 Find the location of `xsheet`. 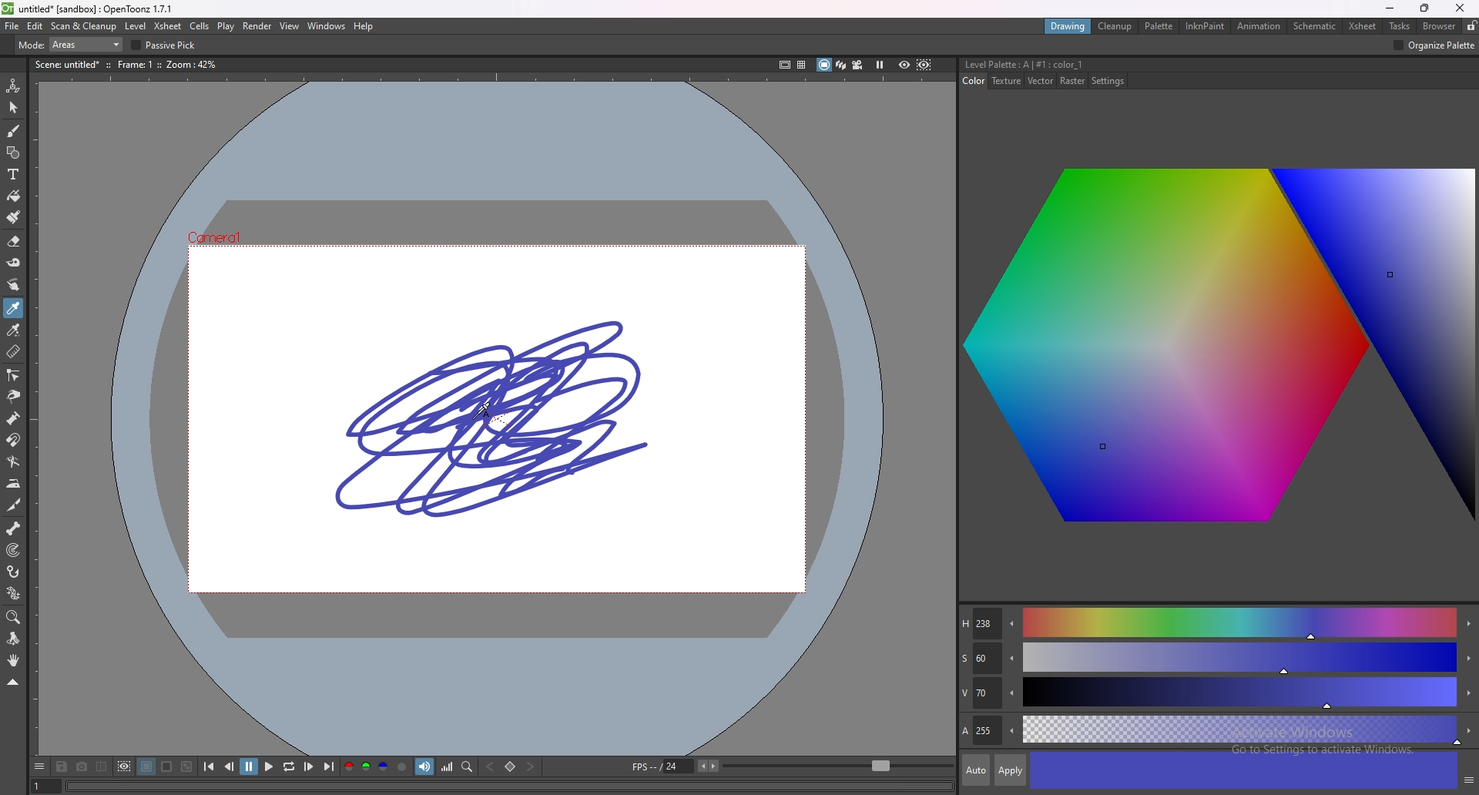

xsheet is located at coordinates (1363, 26).